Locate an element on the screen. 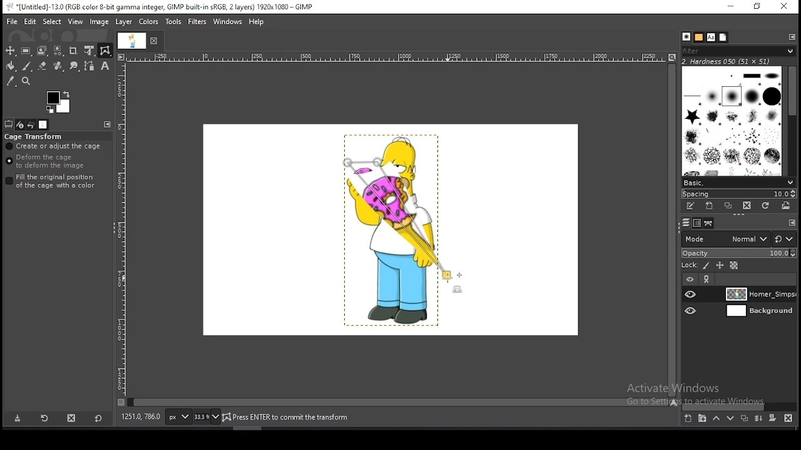 The height and width of the screenshot is (450, 801). text tool is located at coordinates (105, 66).